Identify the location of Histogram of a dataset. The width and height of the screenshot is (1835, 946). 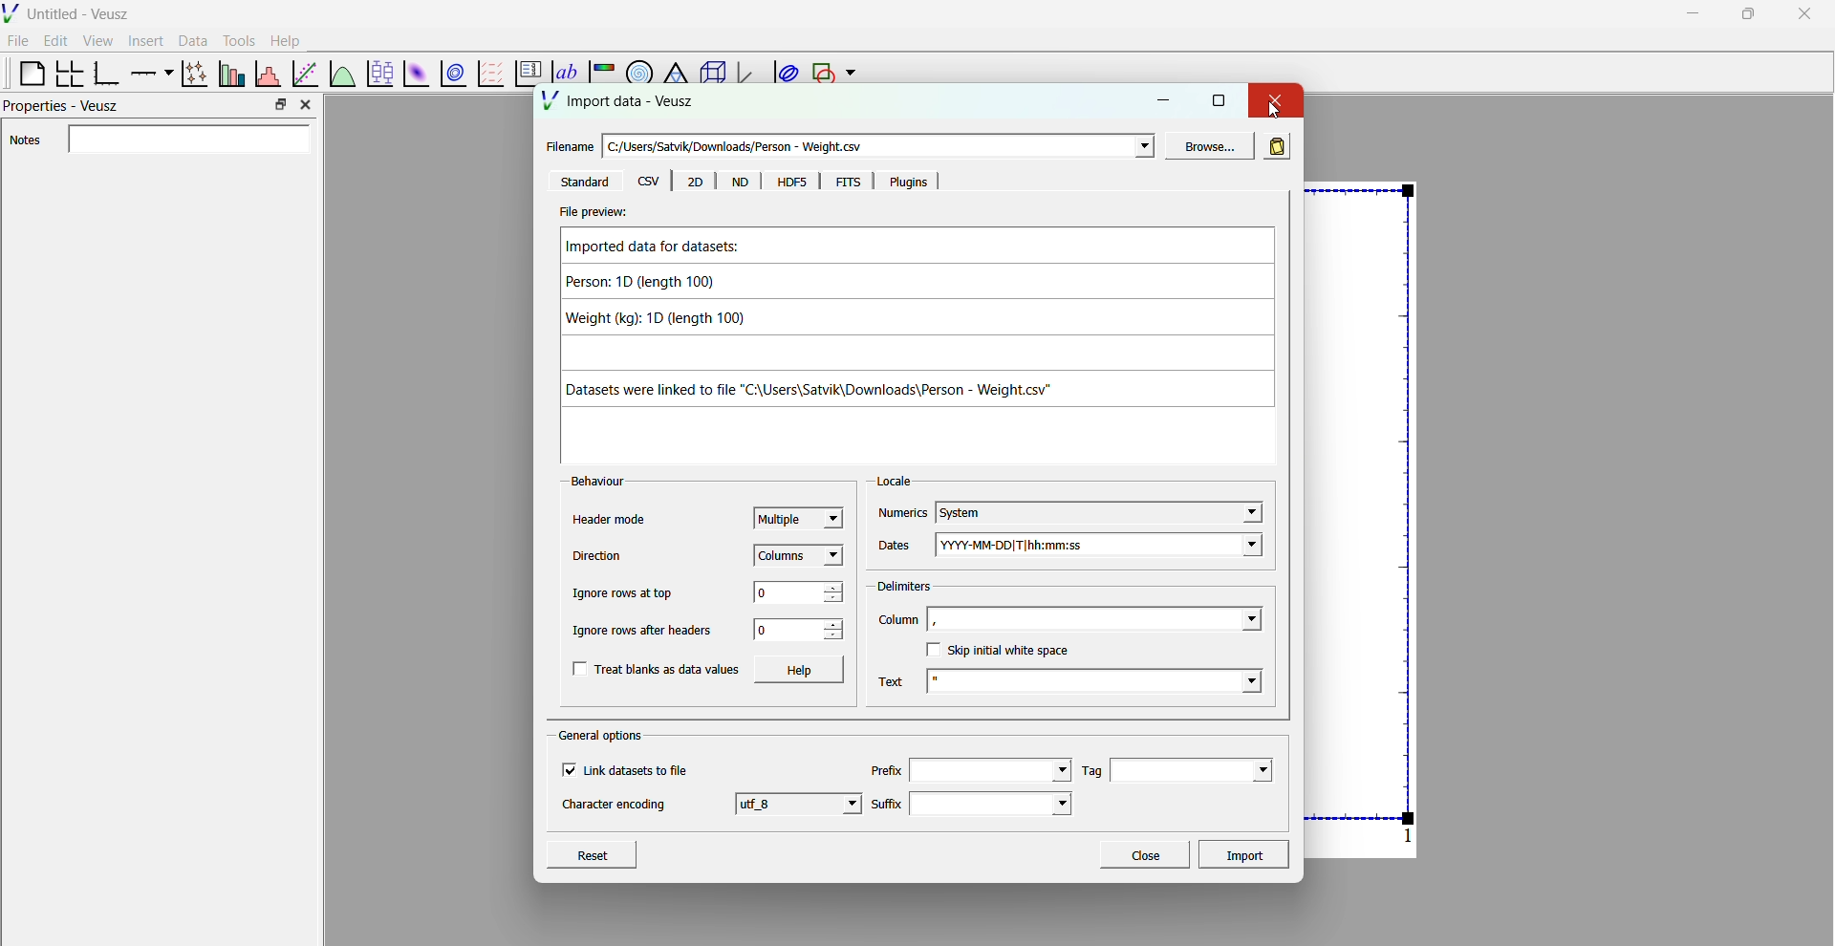
(267, 72).